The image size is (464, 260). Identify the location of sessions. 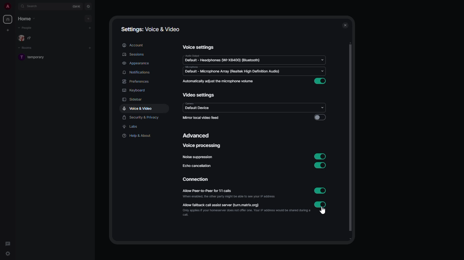
(135, 54).